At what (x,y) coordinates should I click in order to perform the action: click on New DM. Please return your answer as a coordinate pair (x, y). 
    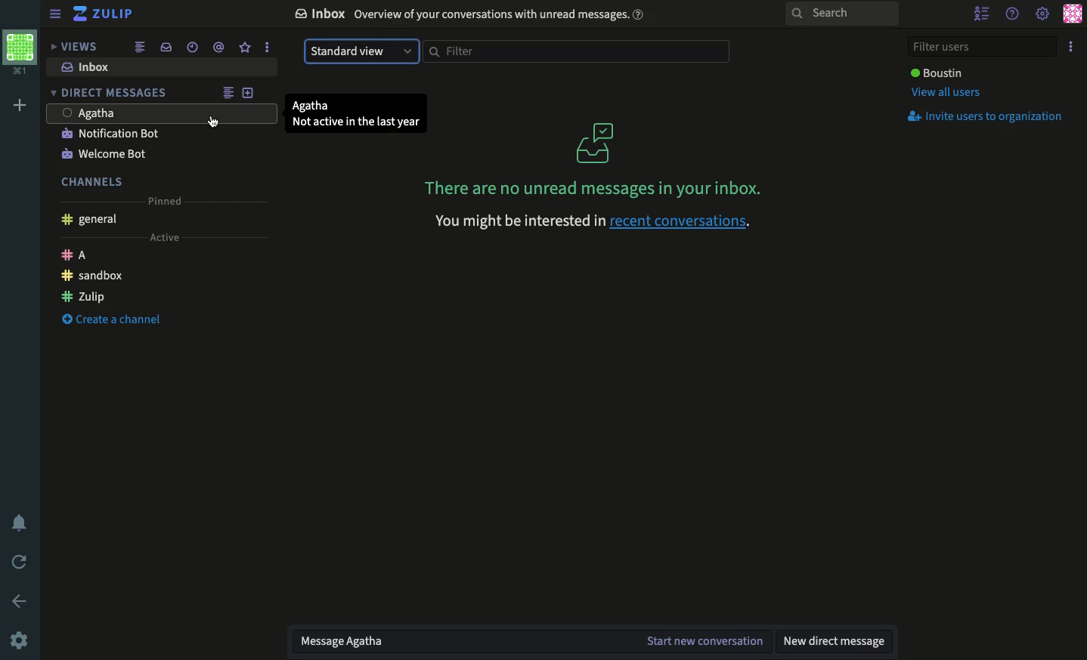
    Looking at the image, I should click on (833, 642).